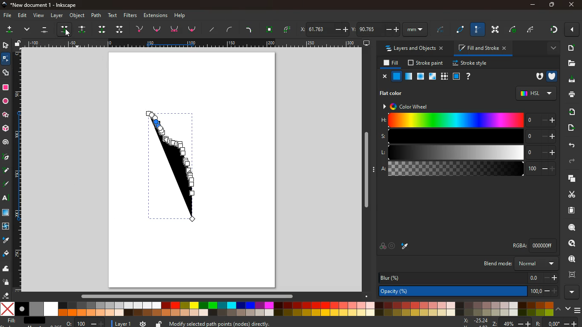 The image size is (582, 327). I want to click on twist, so click(6, 227).